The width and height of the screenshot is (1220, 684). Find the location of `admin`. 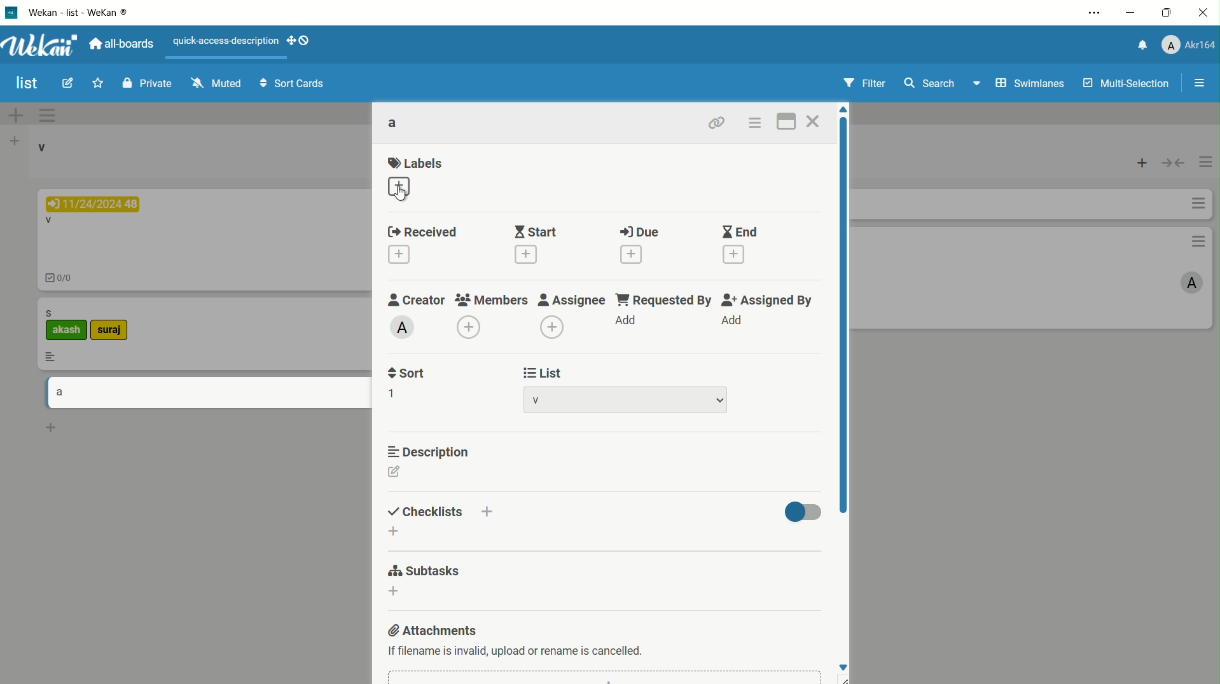

admin is located at coordinates (403, 327).